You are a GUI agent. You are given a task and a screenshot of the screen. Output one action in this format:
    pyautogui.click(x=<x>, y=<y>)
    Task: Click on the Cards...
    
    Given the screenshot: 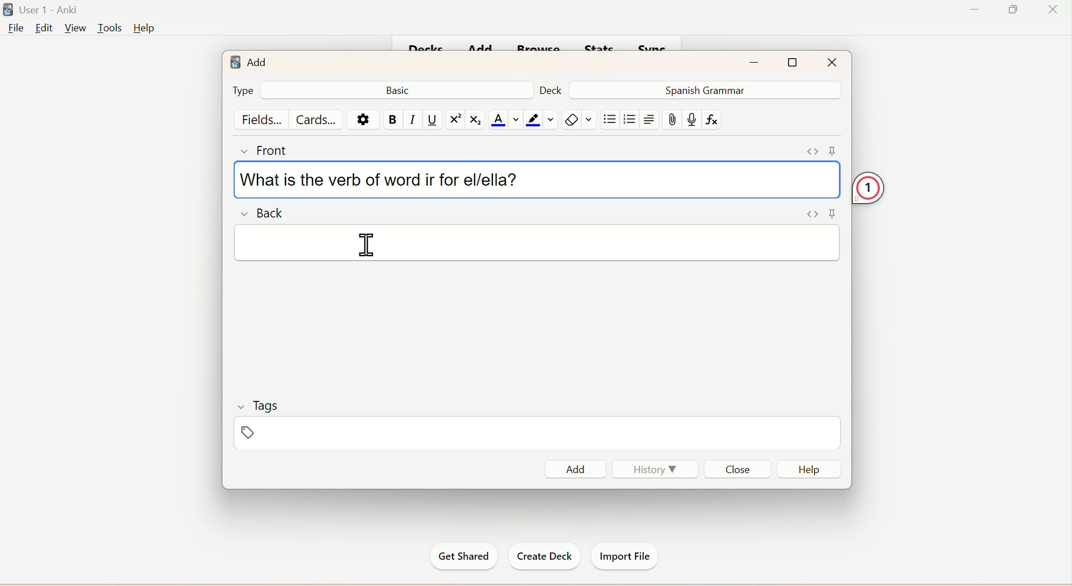 What is the action you would take?
    pyautogui.click(x=318, y=119)
    